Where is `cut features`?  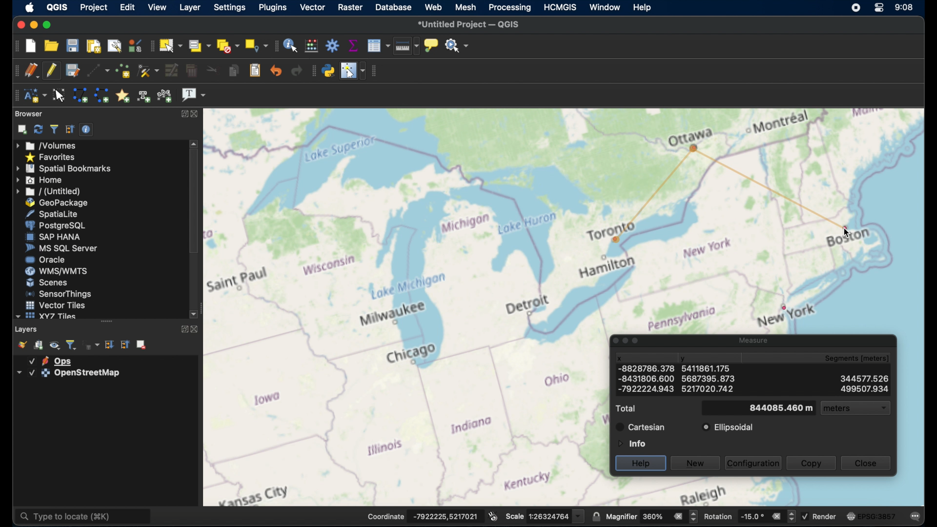
cut features is located at coordinates (210, 70).